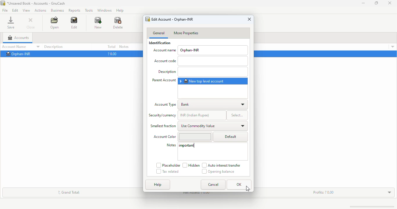 Image resolution: width=397 pixels, height=209 pixels. What do you see at coordinates (393, 47) in the screenshot?
I see `account details` at bounding box center [393, 47].